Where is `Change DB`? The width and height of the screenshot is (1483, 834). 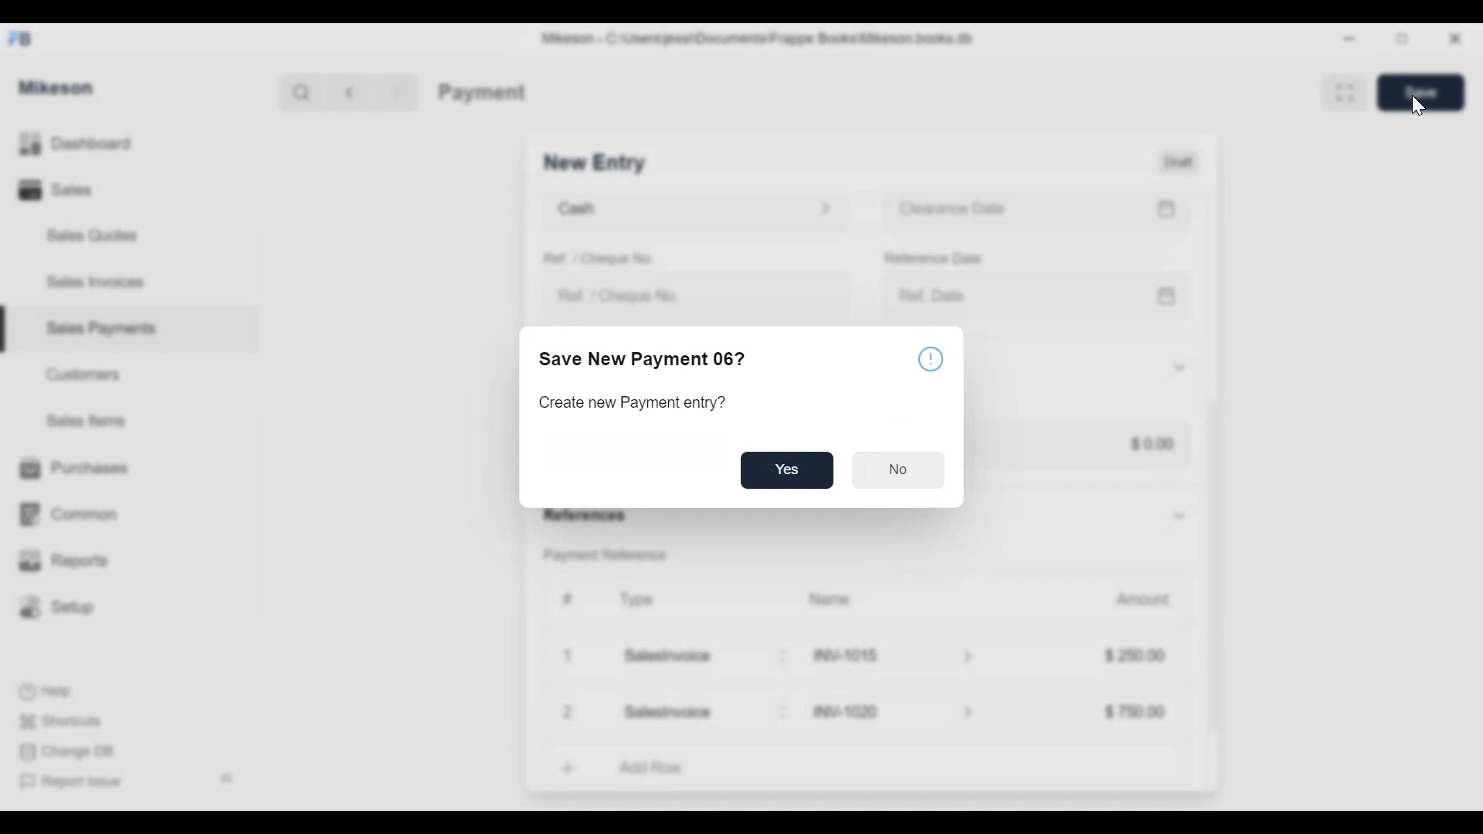
Change DB is located at coordinates (71, 752).